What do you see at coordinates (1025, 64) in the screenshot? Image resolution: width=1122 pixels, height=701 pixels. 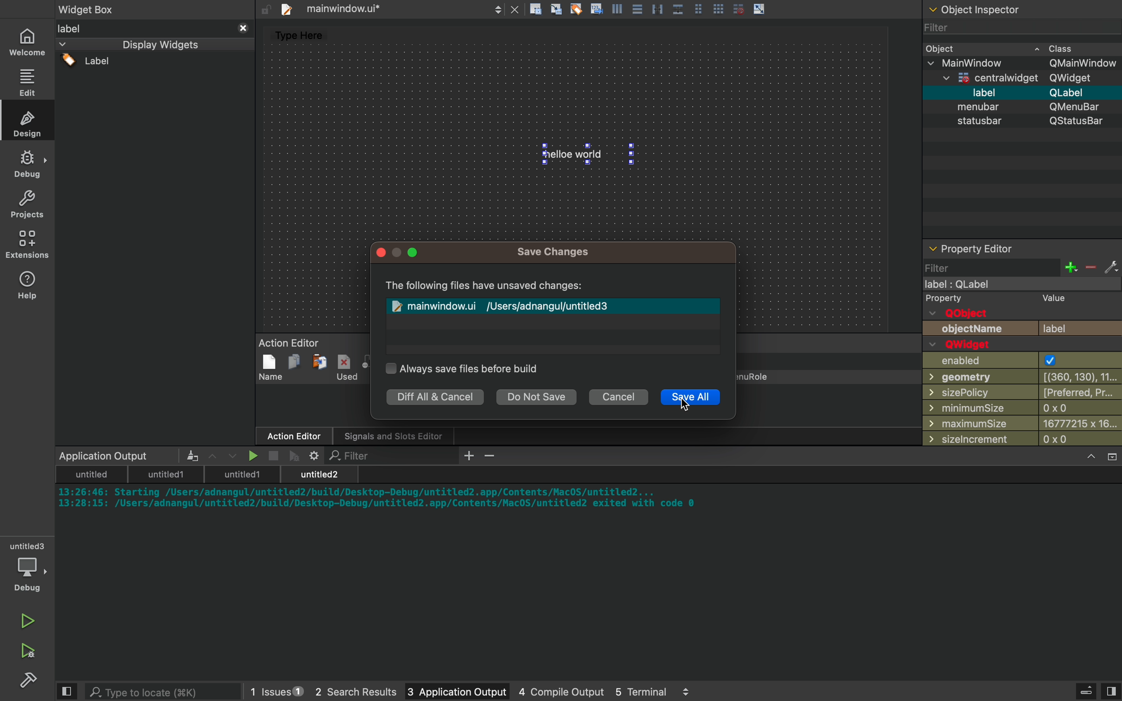 I see `` at bounding box center [1025, 64].